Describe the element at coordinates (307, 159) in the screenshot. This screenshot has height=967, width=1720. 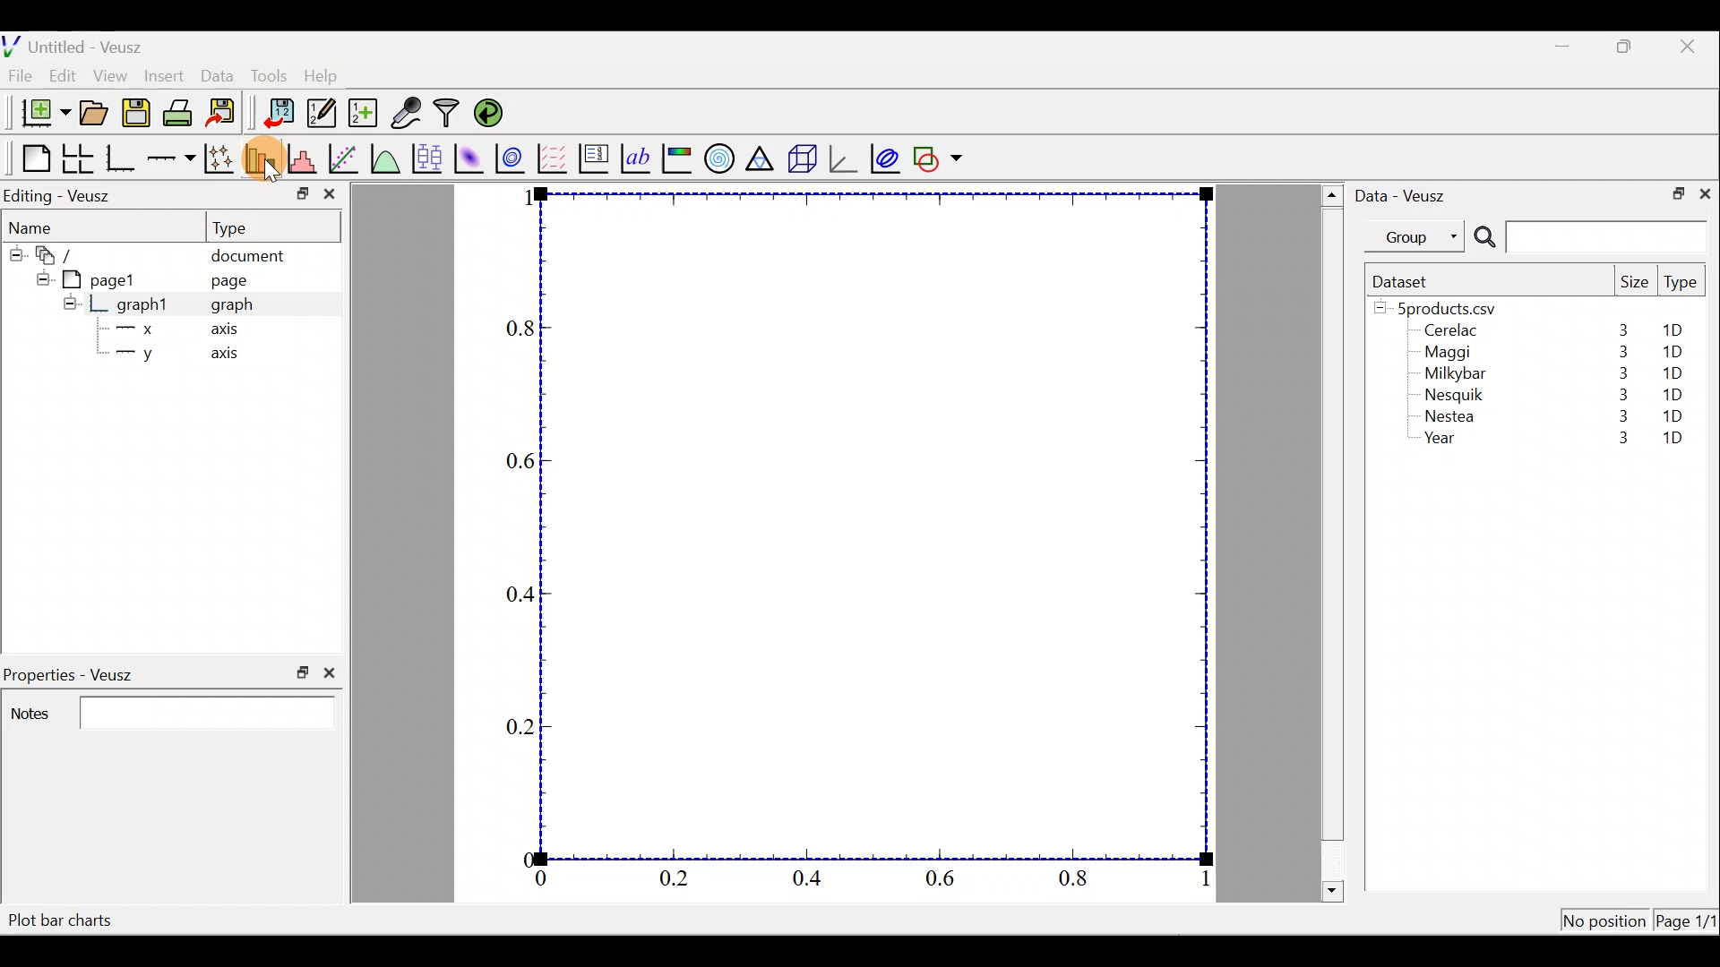
I see `Histogram of a dataset` at that location.